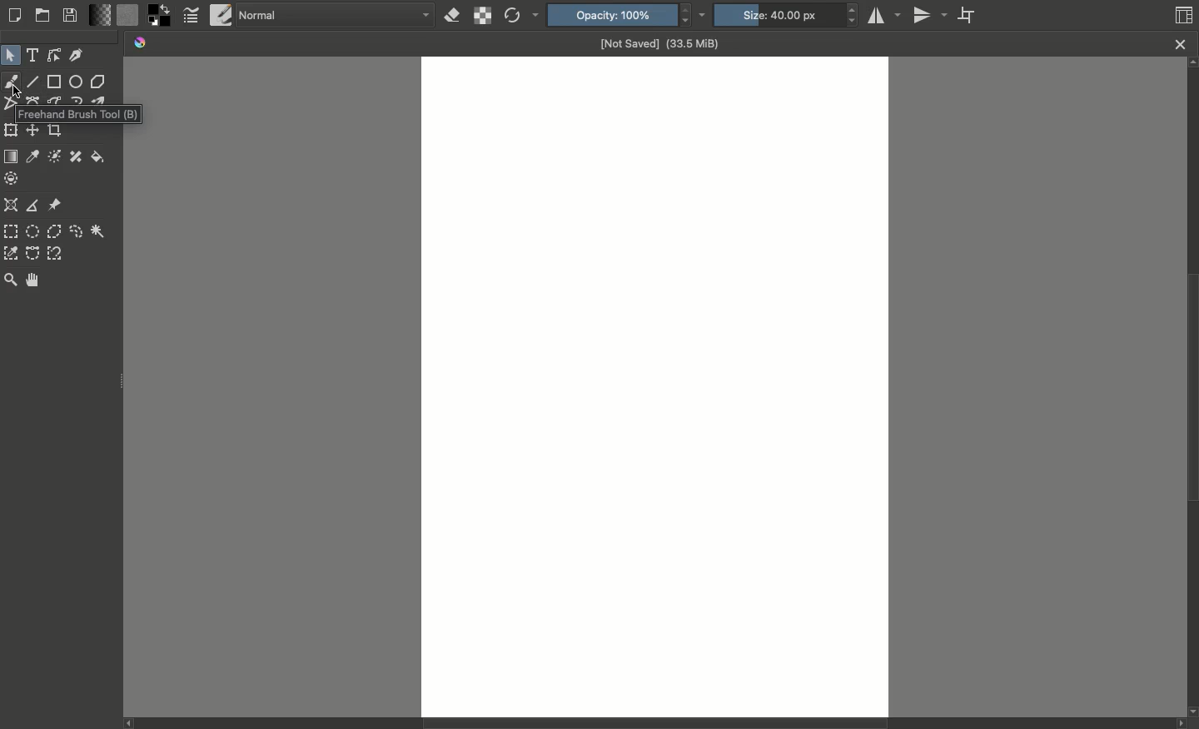 The width and height of the screenshot is (1199, 729). I want to click on Beizer curve selection tool, so click(33, 252).